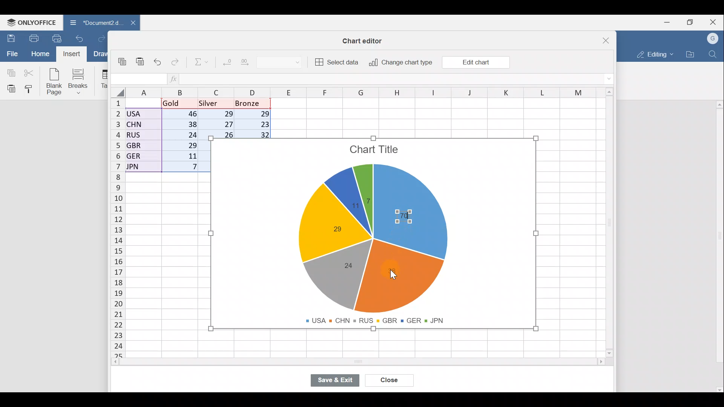 Image resolution: width=724 pixels, height=407 pixels. Describe the element at coordinates (9, 38) in the screenshot. I see `Save` at that location.